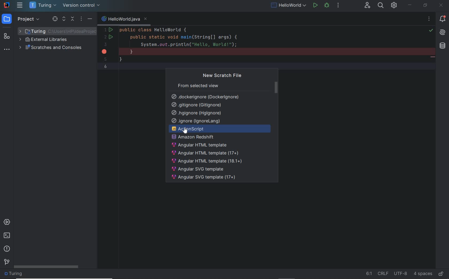 This screenshot has height=279, width=449. I want to click on structure, so click(7, 34).